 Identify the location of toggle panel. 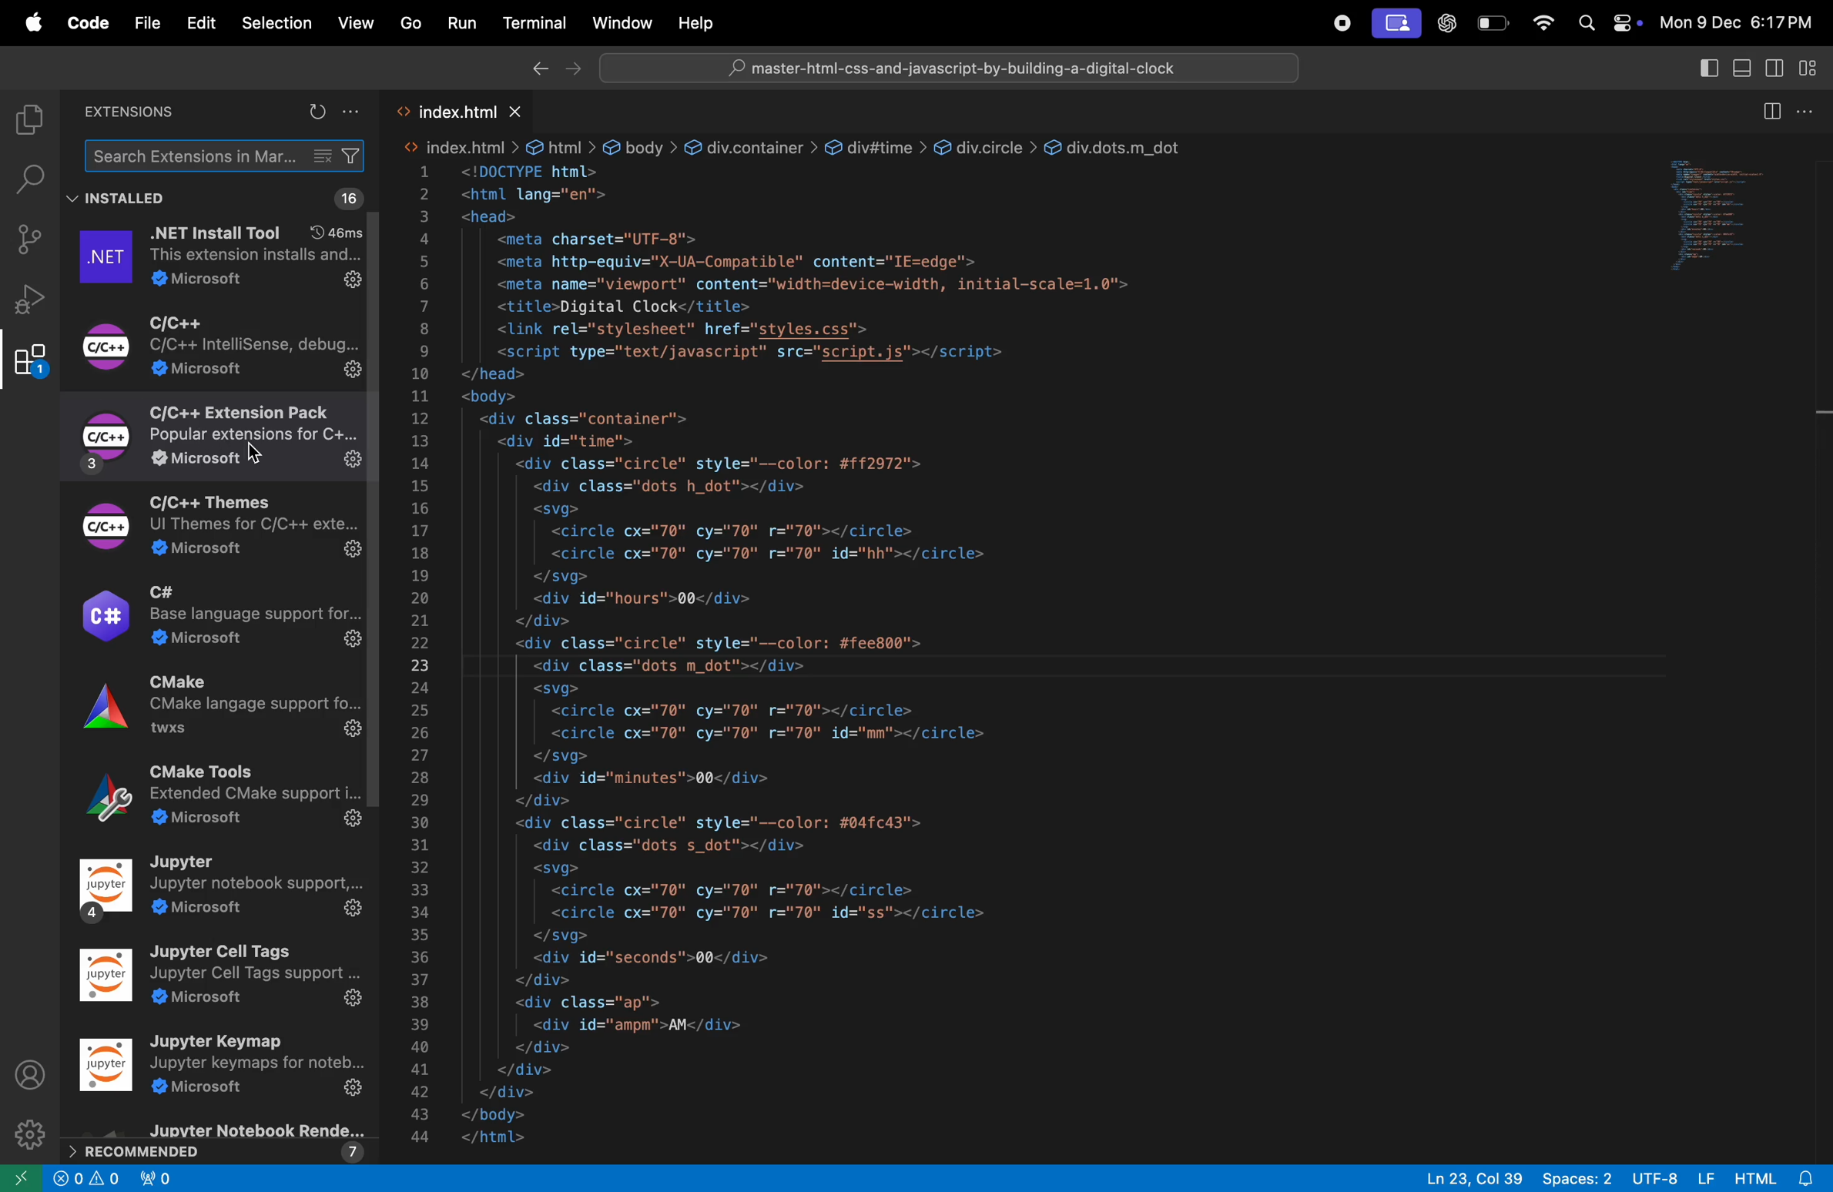
(1738, 66).